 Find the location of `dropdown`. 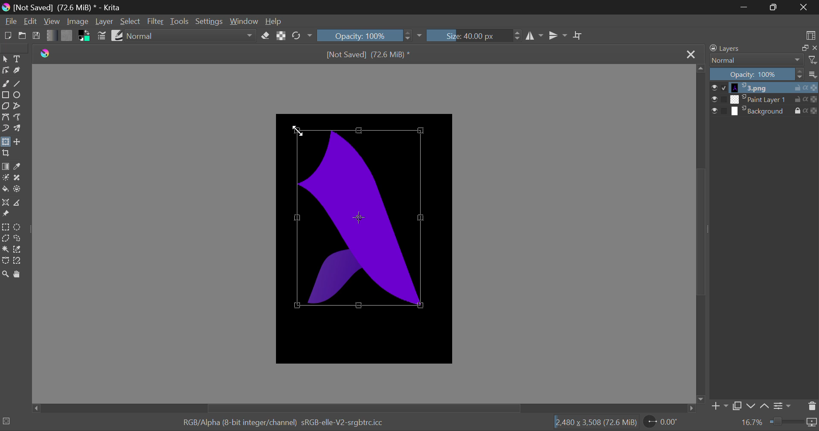

dropdown is located at coordinates (420, 35).